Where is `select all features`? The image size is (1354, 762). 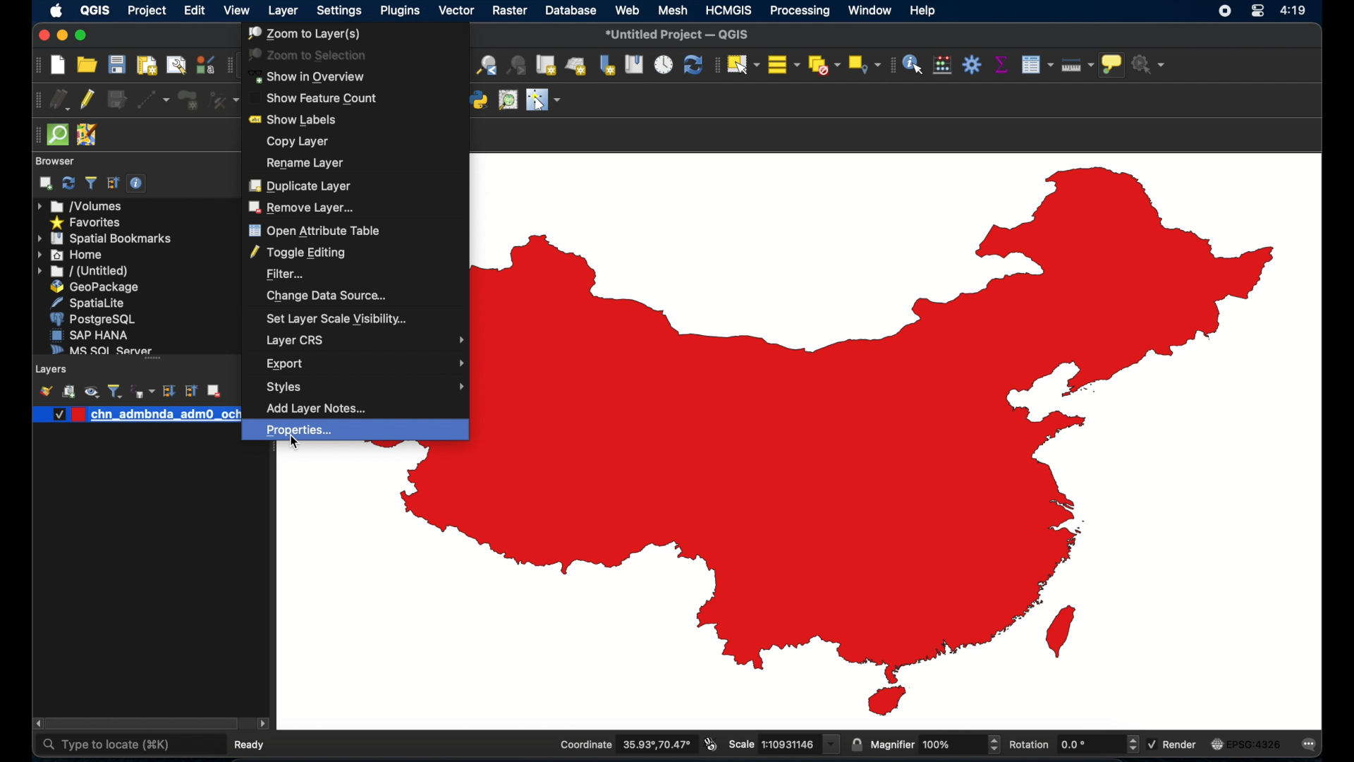
select all features is located at coordinates (783, 64).